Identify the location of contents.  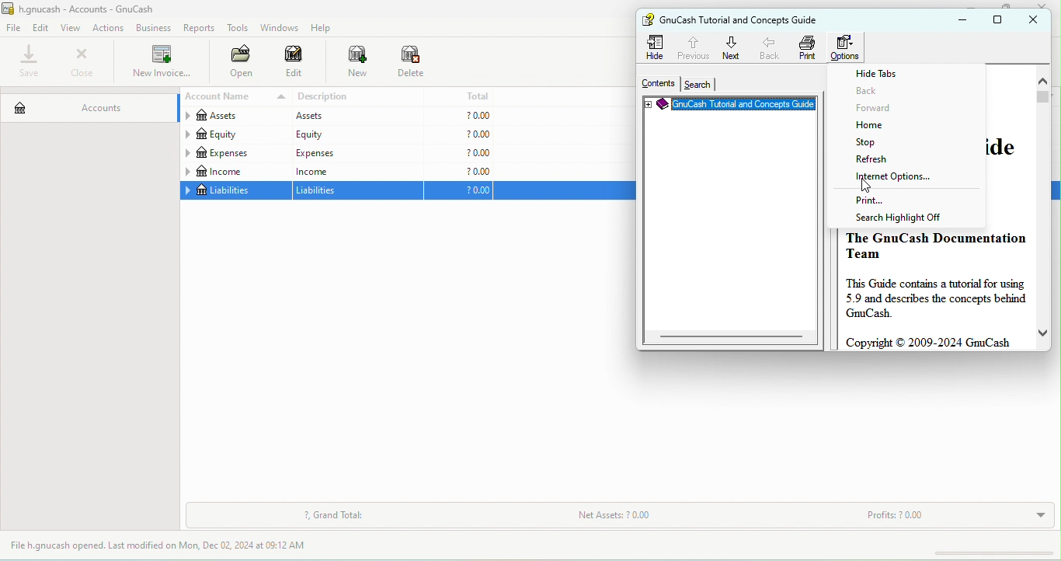
(656, 83).